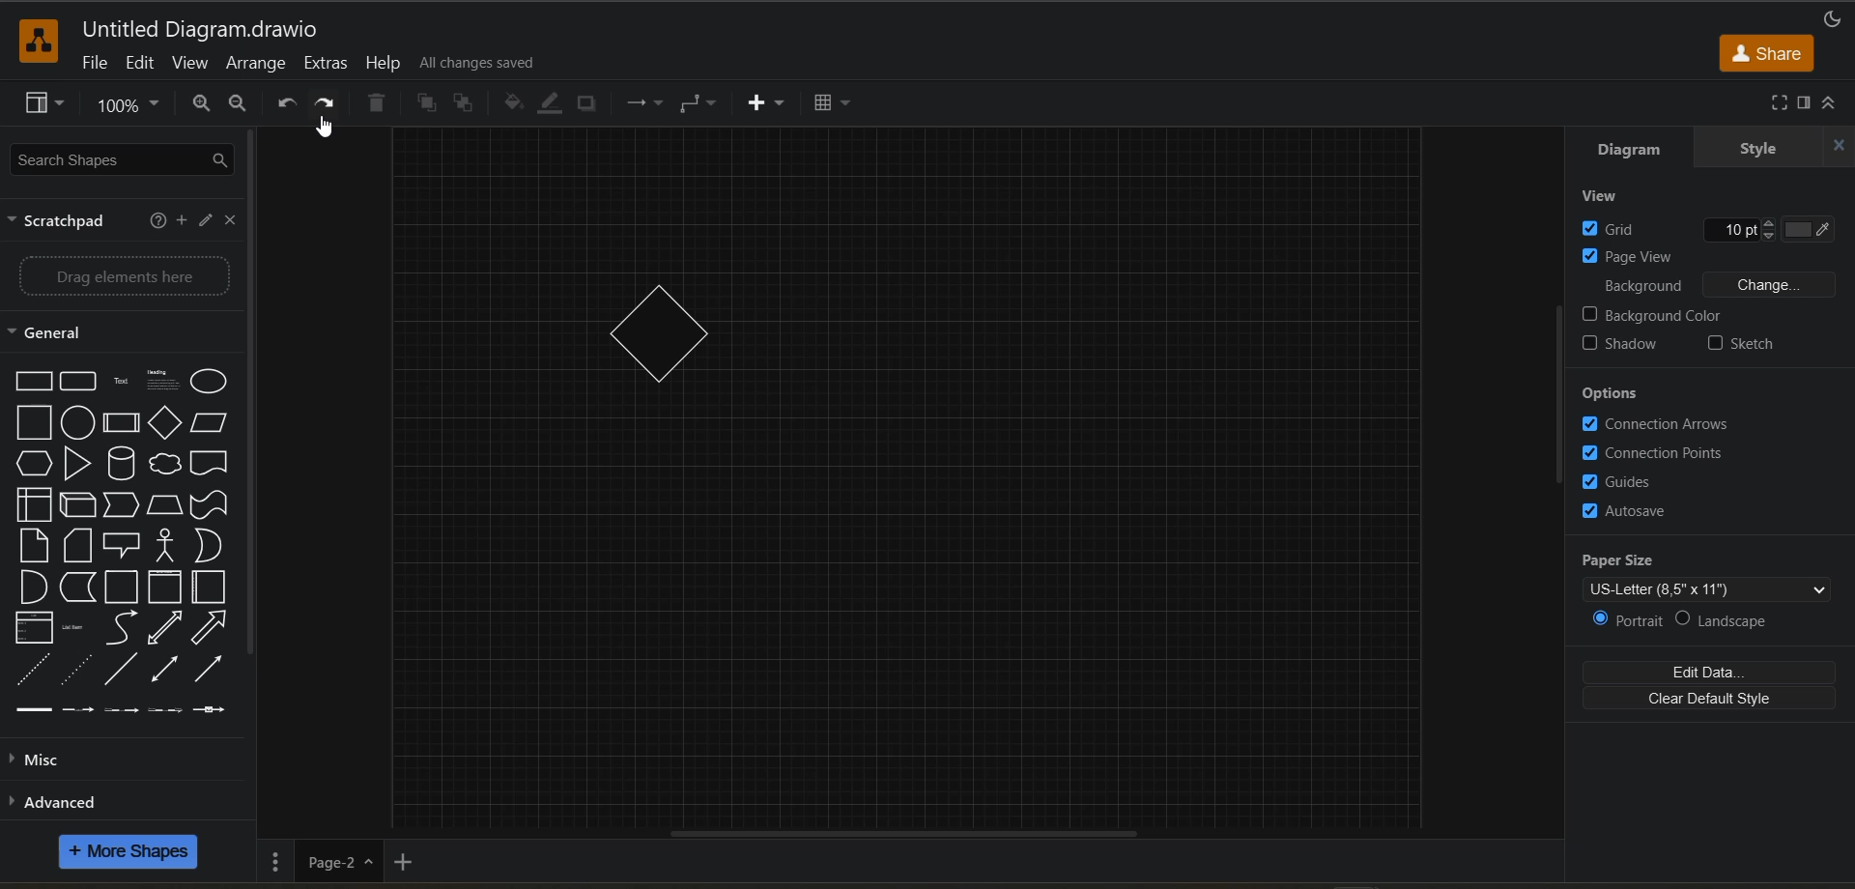 Image resolution: width=1855 pixels, height=889 pixels. I want to click on page name, so click(337, 861).